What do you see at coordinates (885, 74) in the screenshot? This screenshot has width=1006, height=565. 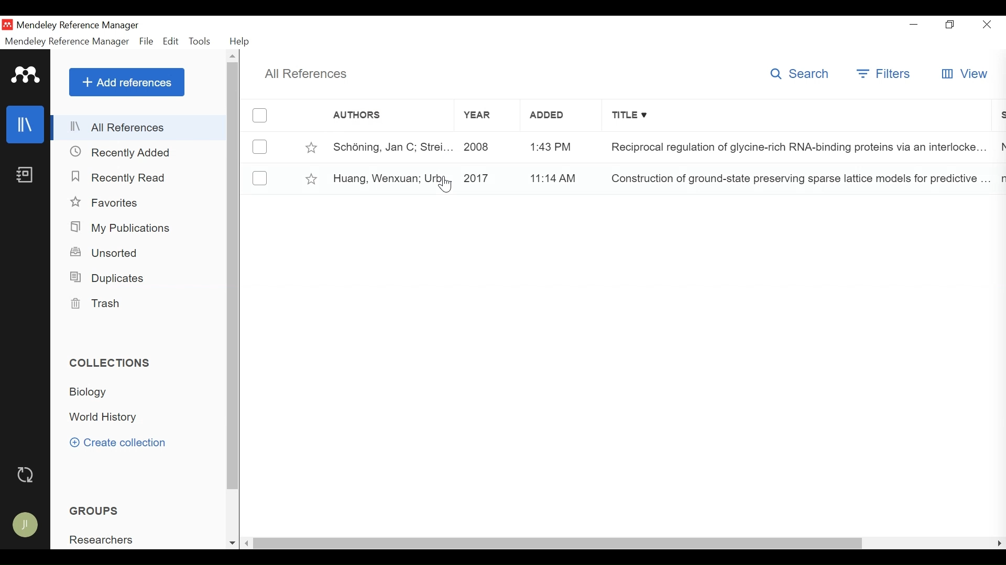 I see `Filters` at bounding box center [885, 74].